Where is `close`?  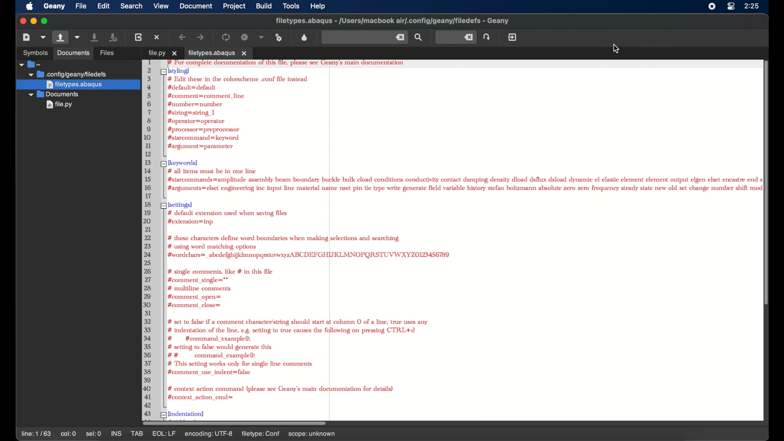
close is located at coordinates (22, 21).